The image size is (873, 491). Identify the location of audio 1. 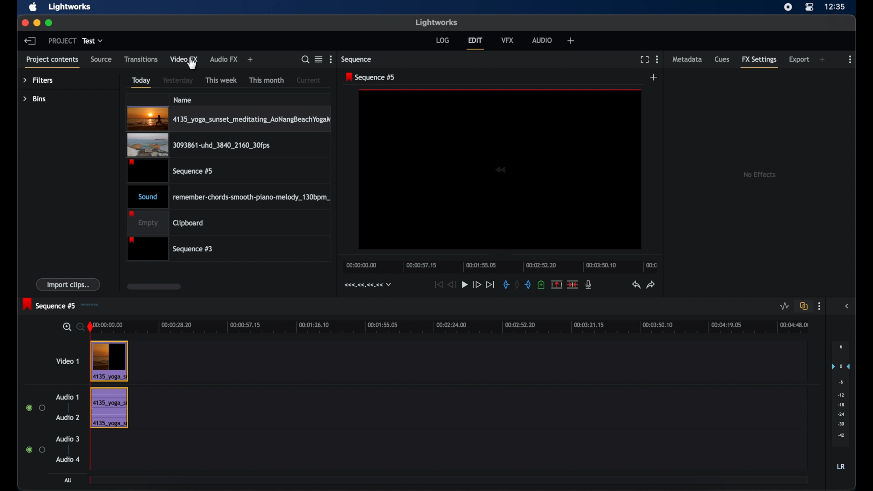
(67, 397).